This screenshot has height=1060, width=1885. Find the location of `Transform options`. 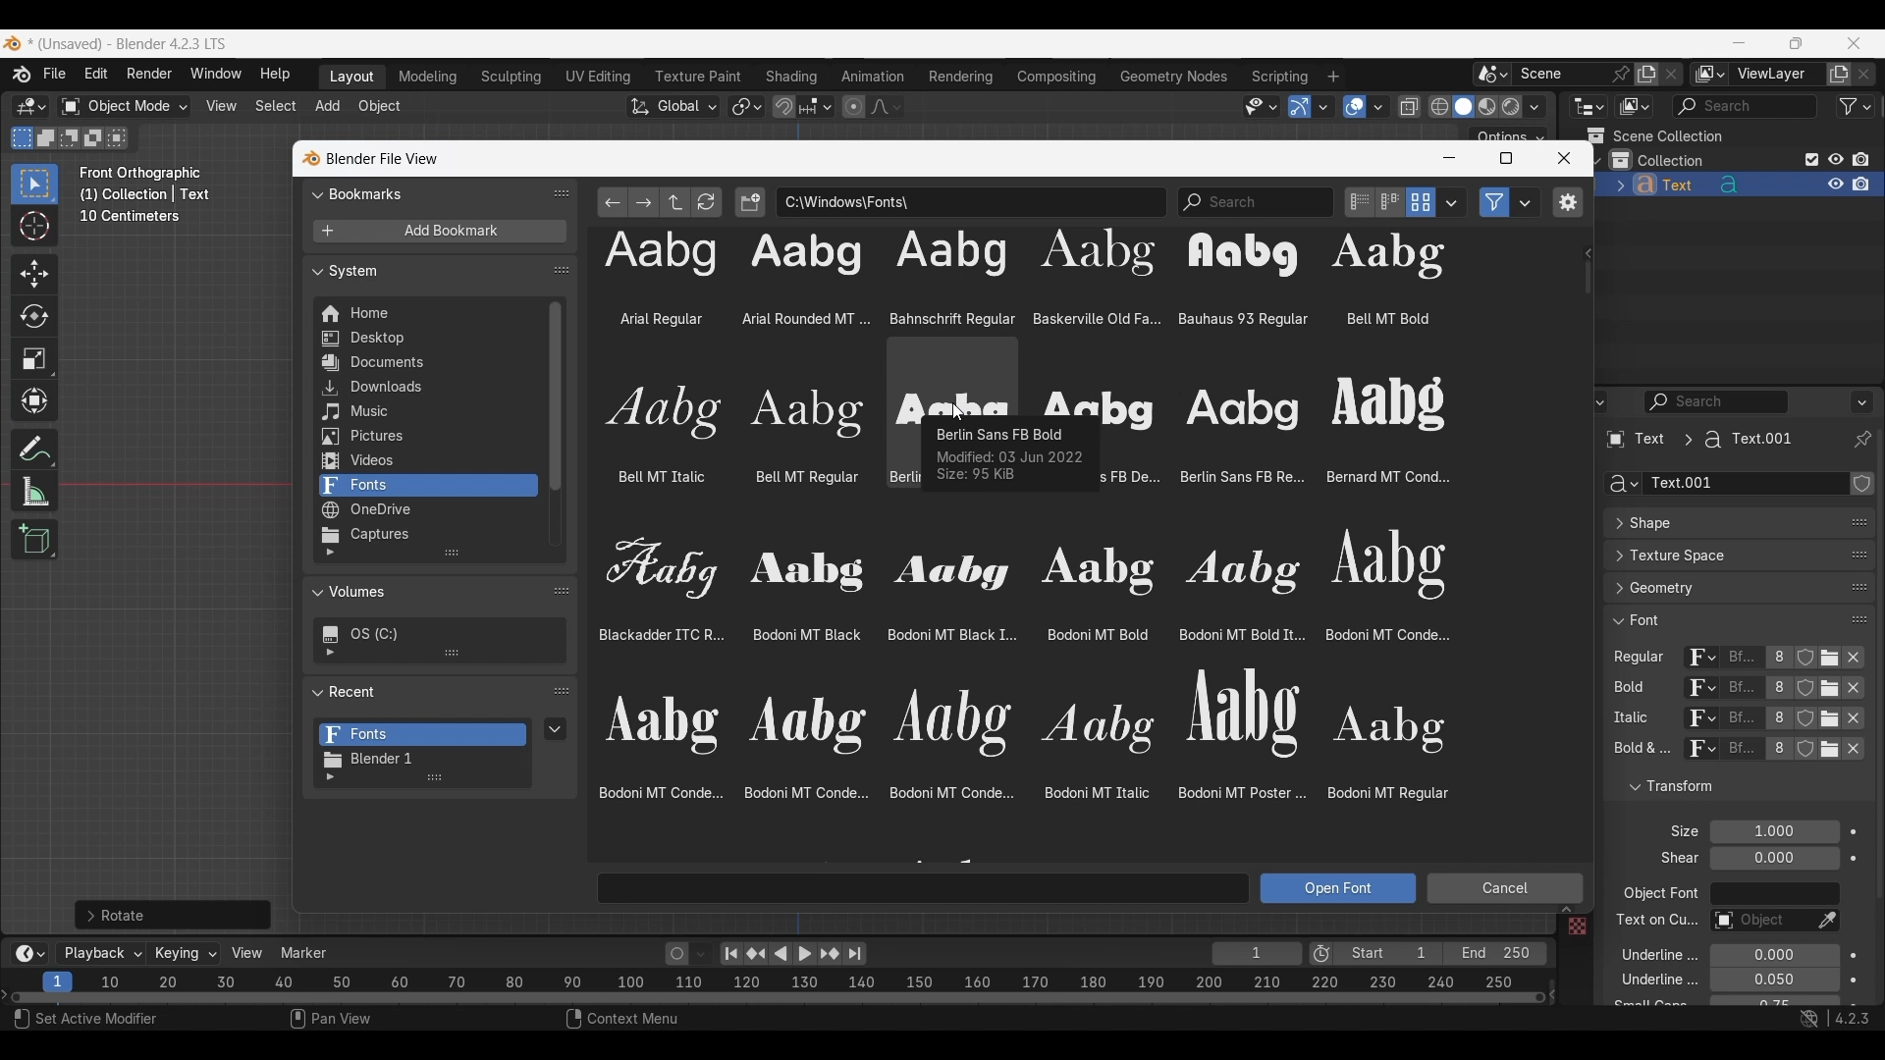

Transform options is located at coordinates (1508, 134).